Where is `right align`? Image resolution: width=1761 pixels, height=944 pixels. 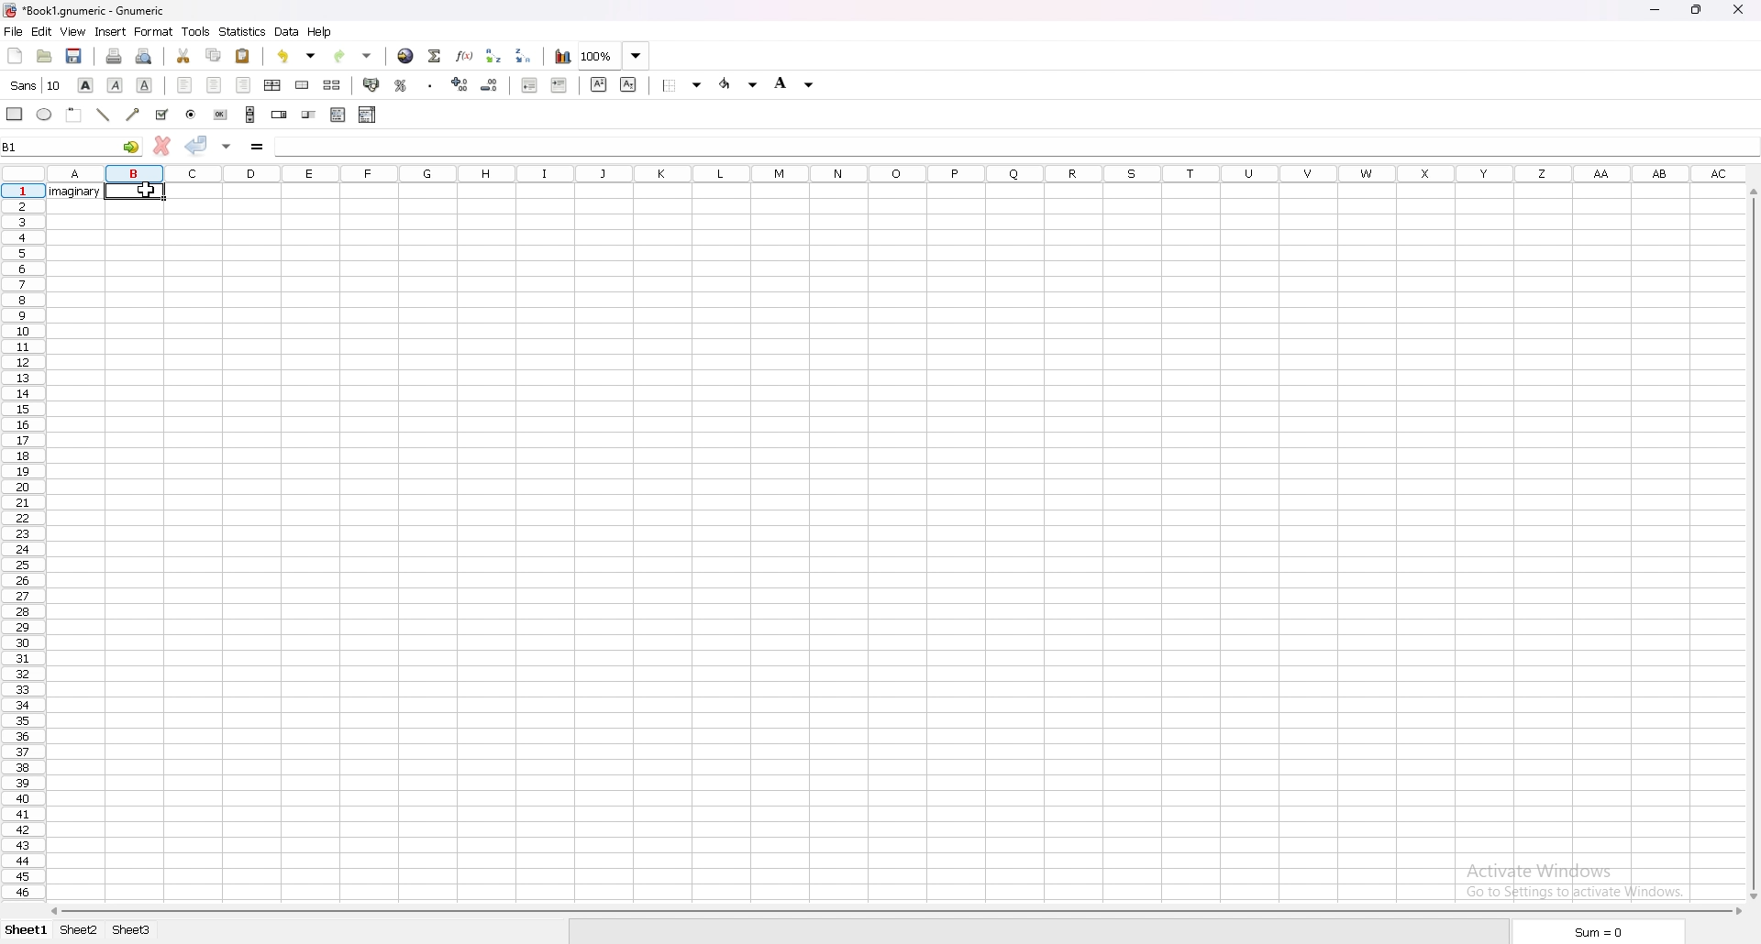
right align is located at coordinates (244, 84).